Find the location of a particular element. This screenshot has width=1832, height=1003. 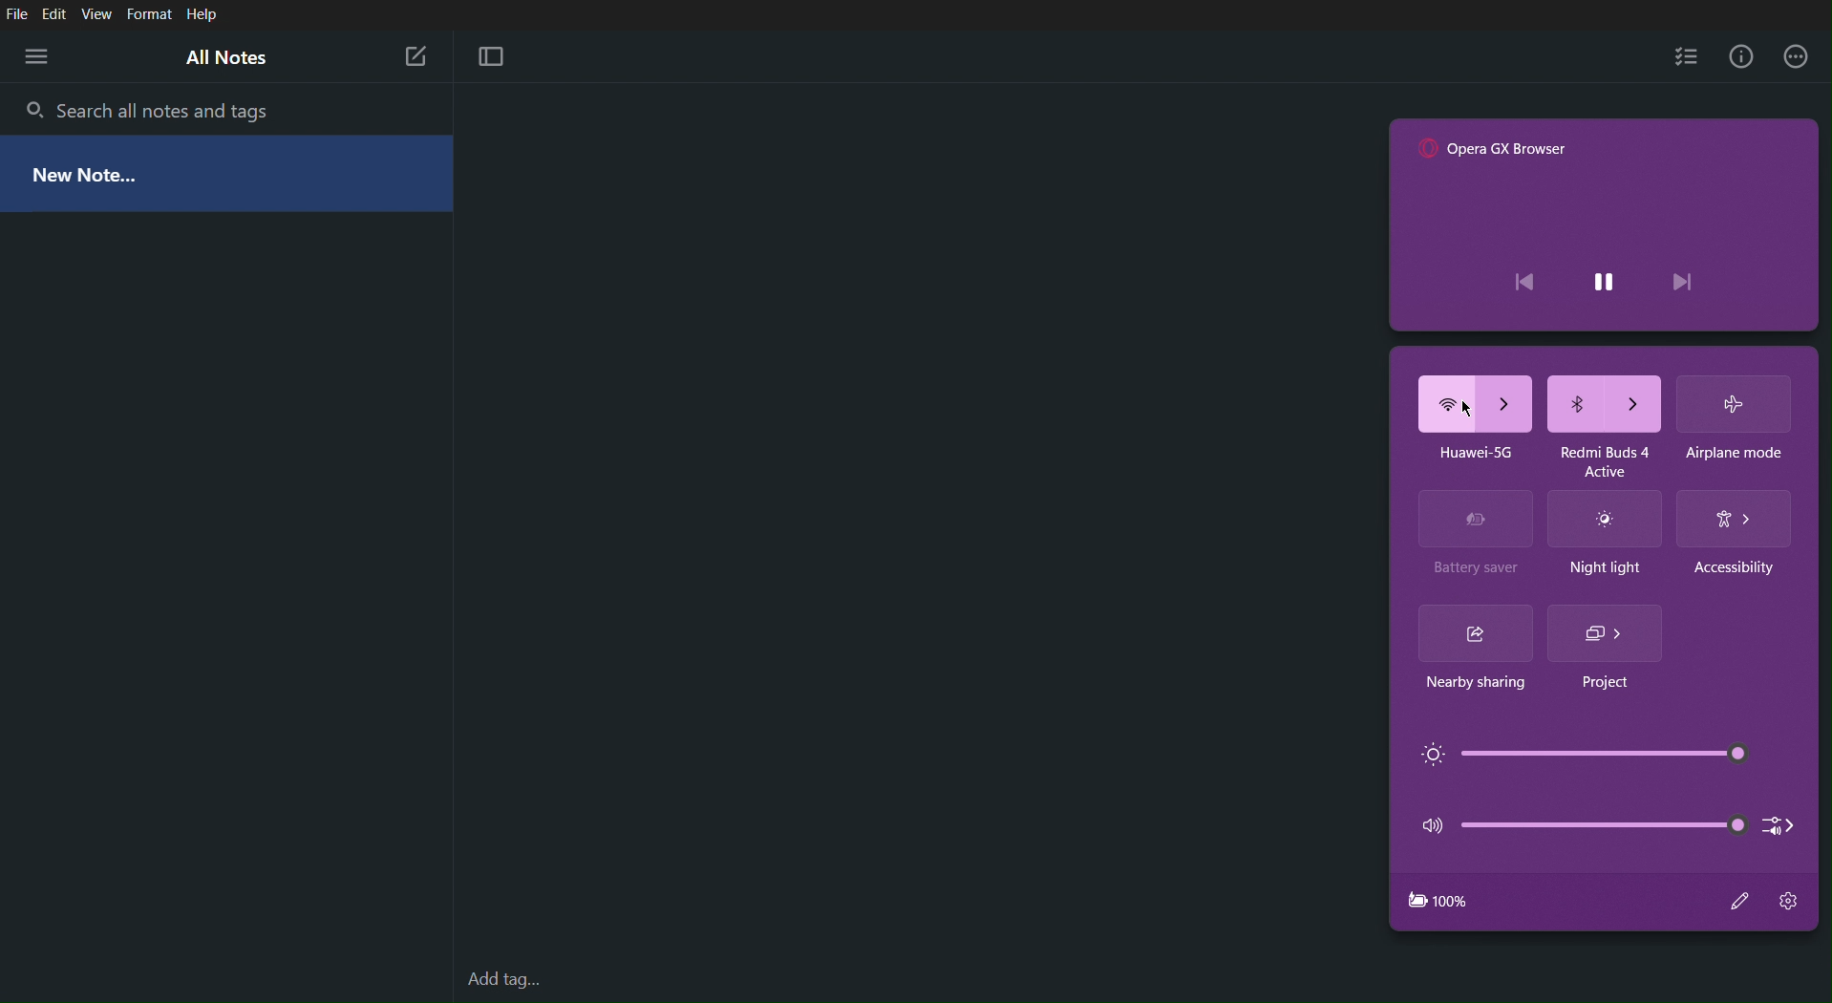

New Note is located at coordinates (91, 171).